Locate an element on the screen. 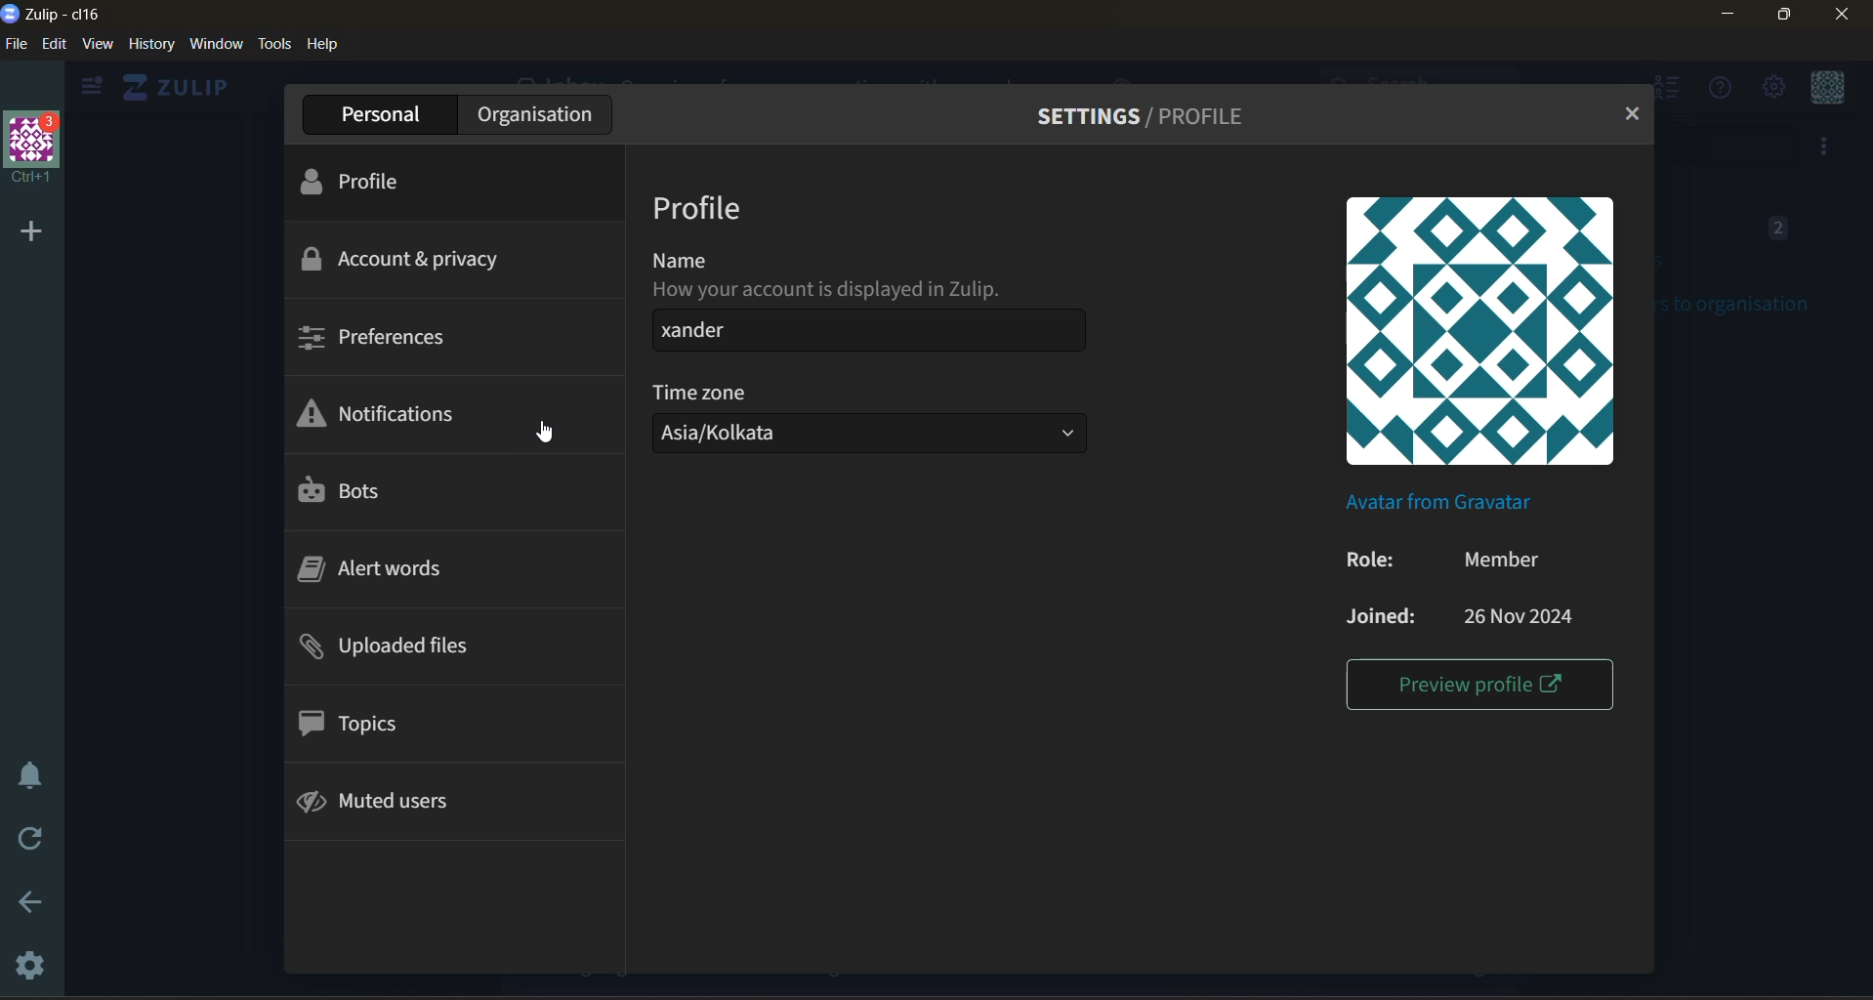 The height and width of the screenshot is (1000, 1873). muted users is located at coordinates (400, 802).